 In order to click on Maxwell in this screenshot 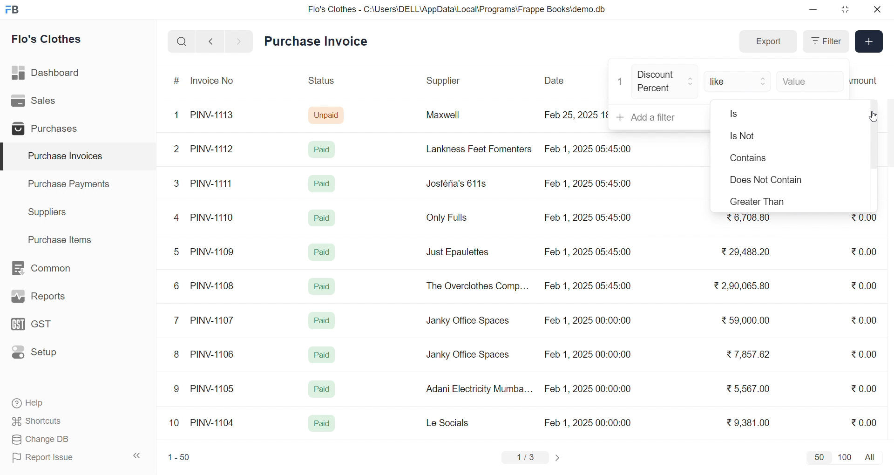, I will do `click(454, 118)`.